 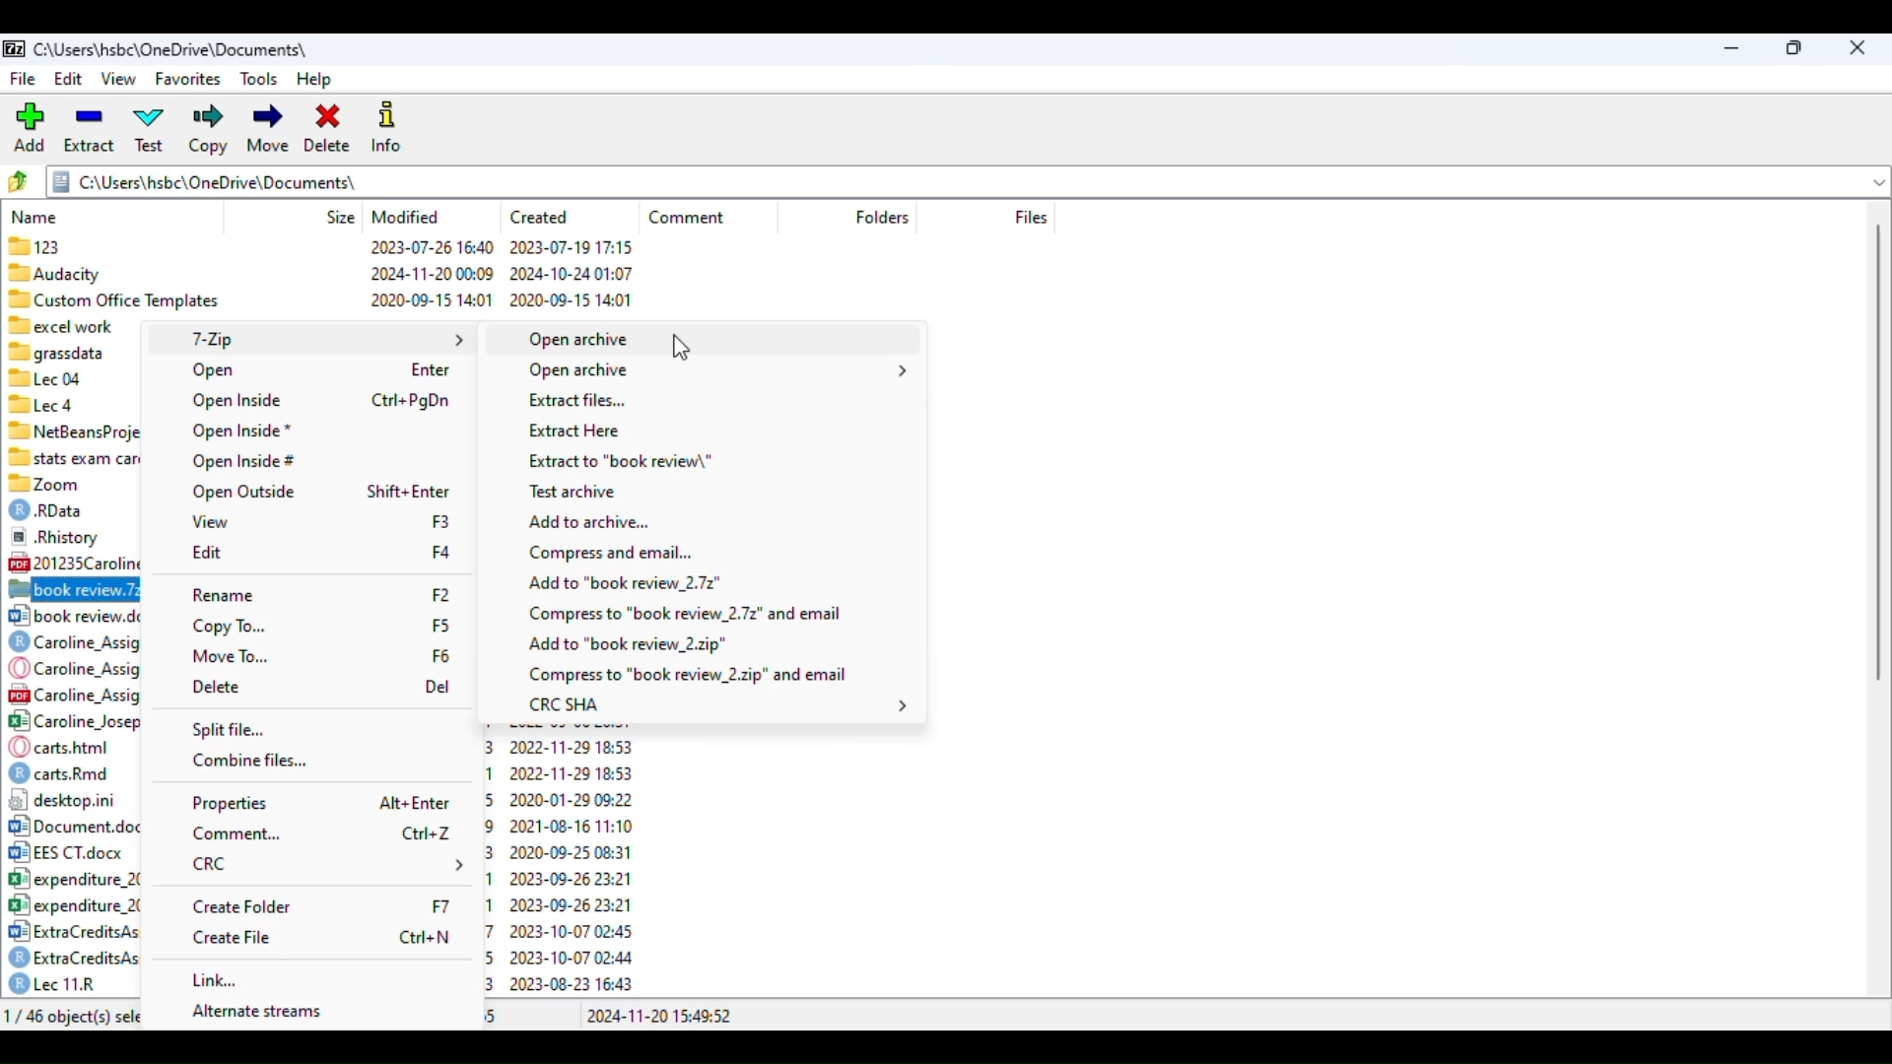 What do you see at coordinates (412, 401) in the screenshot?
I see `shortcut for open inside` at bounding box center [412, 401].